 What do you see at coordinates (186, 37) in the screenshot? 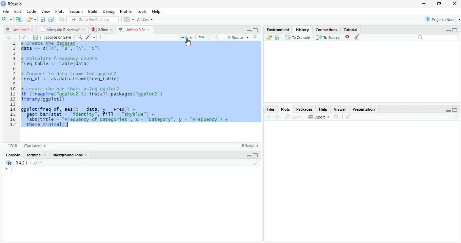
I see `Run` at bounding box center [186, 37].